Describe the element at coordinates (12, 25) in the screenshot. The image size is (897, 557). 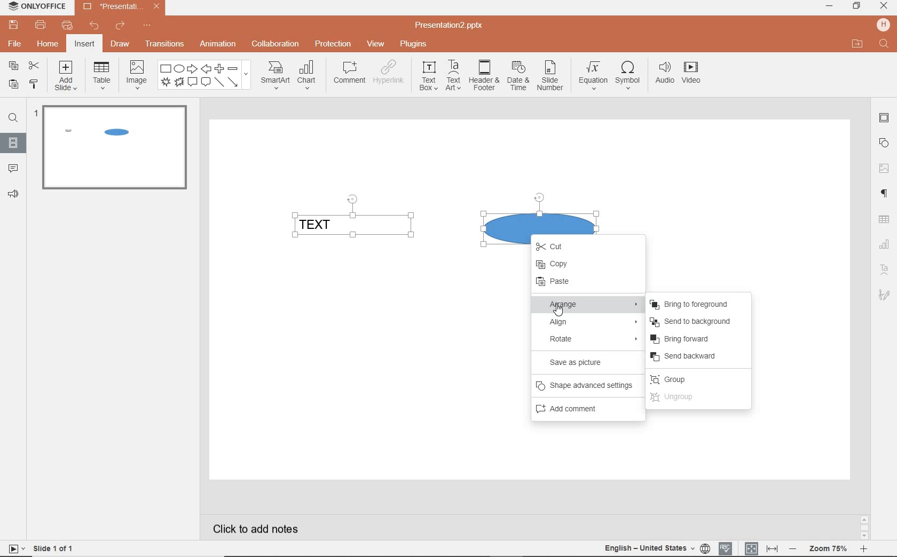
I see `save` at that location.